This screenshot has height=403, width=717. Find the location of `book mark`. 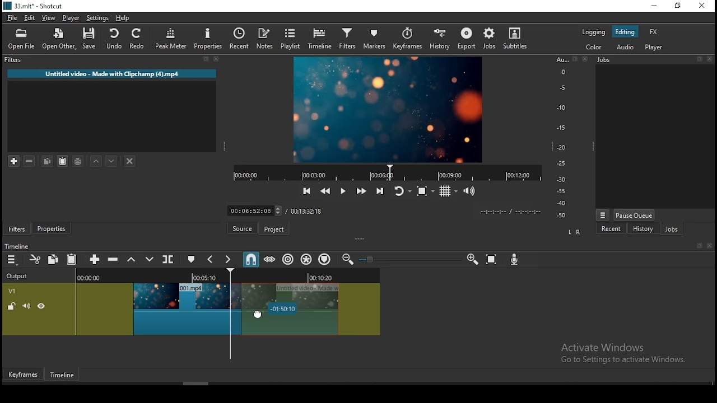

book mark is located at coordinates (697, 246).